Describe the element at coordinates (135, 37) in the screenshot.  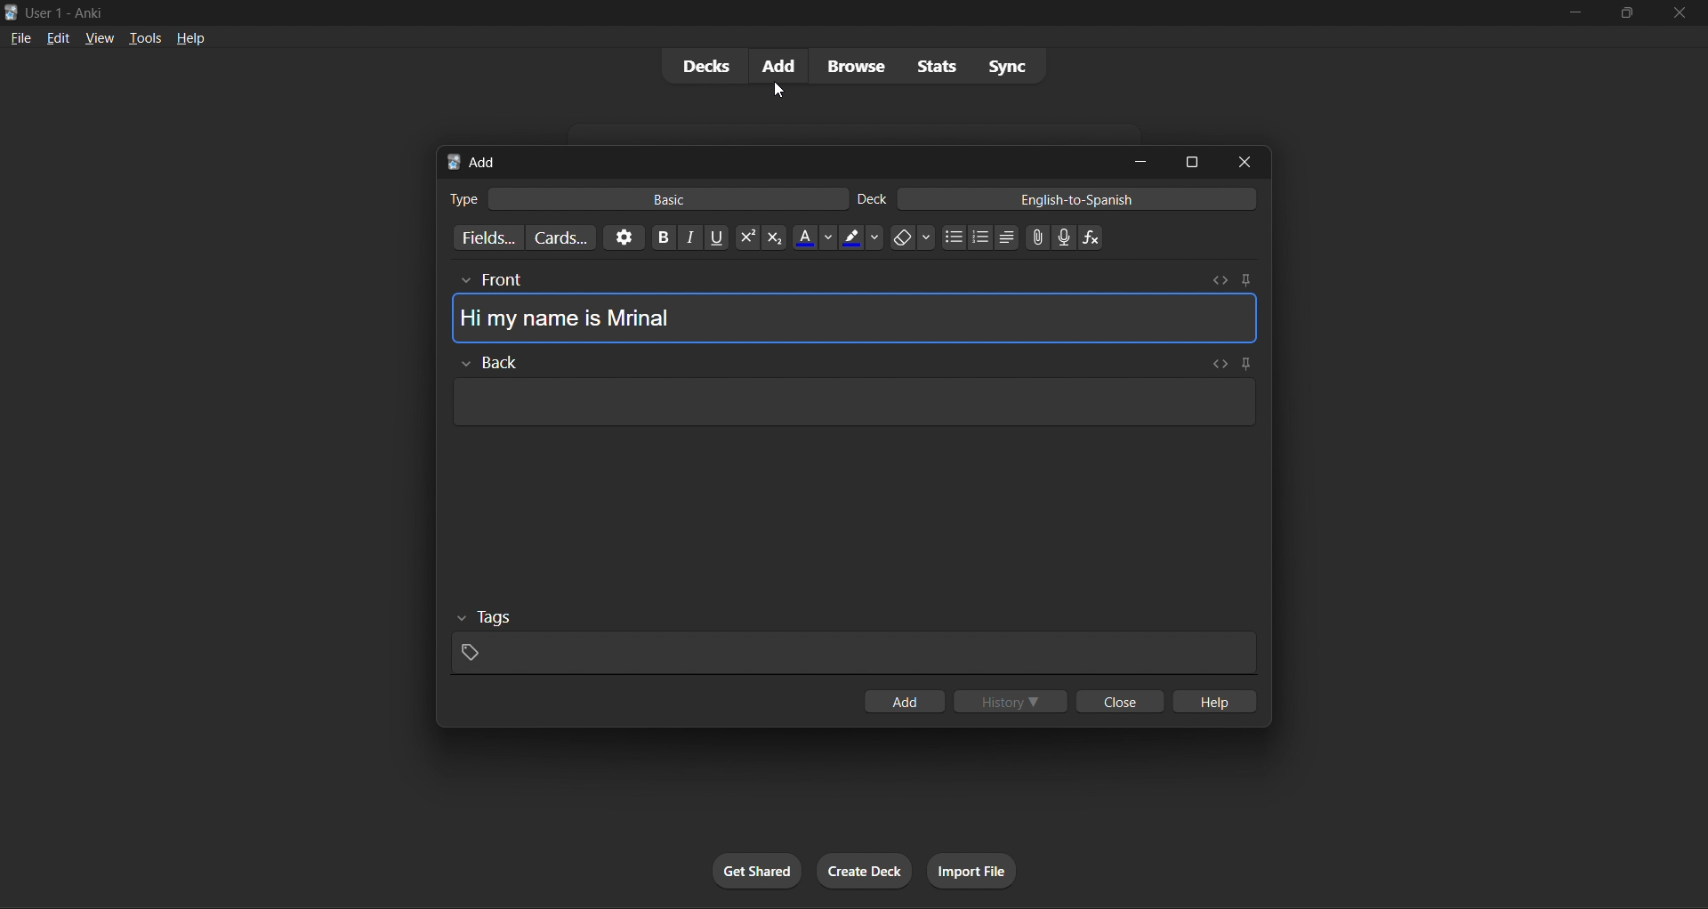
I see `tools` at that location.